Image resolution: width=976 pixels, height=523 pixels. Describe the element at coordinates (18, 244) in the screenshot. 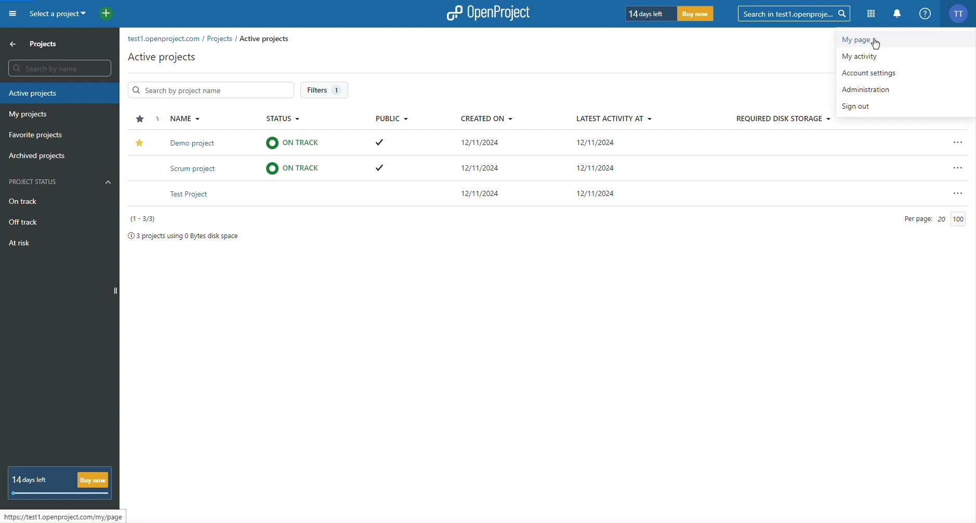

I see `At risk` at that location.